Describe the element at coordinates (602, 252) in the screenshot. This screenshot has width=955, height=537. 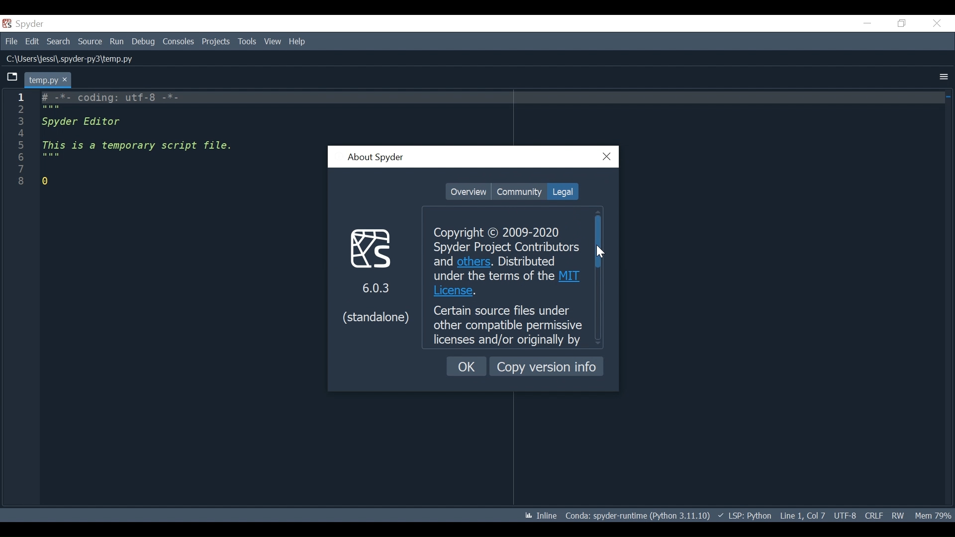
I see `Cursor` at that location.